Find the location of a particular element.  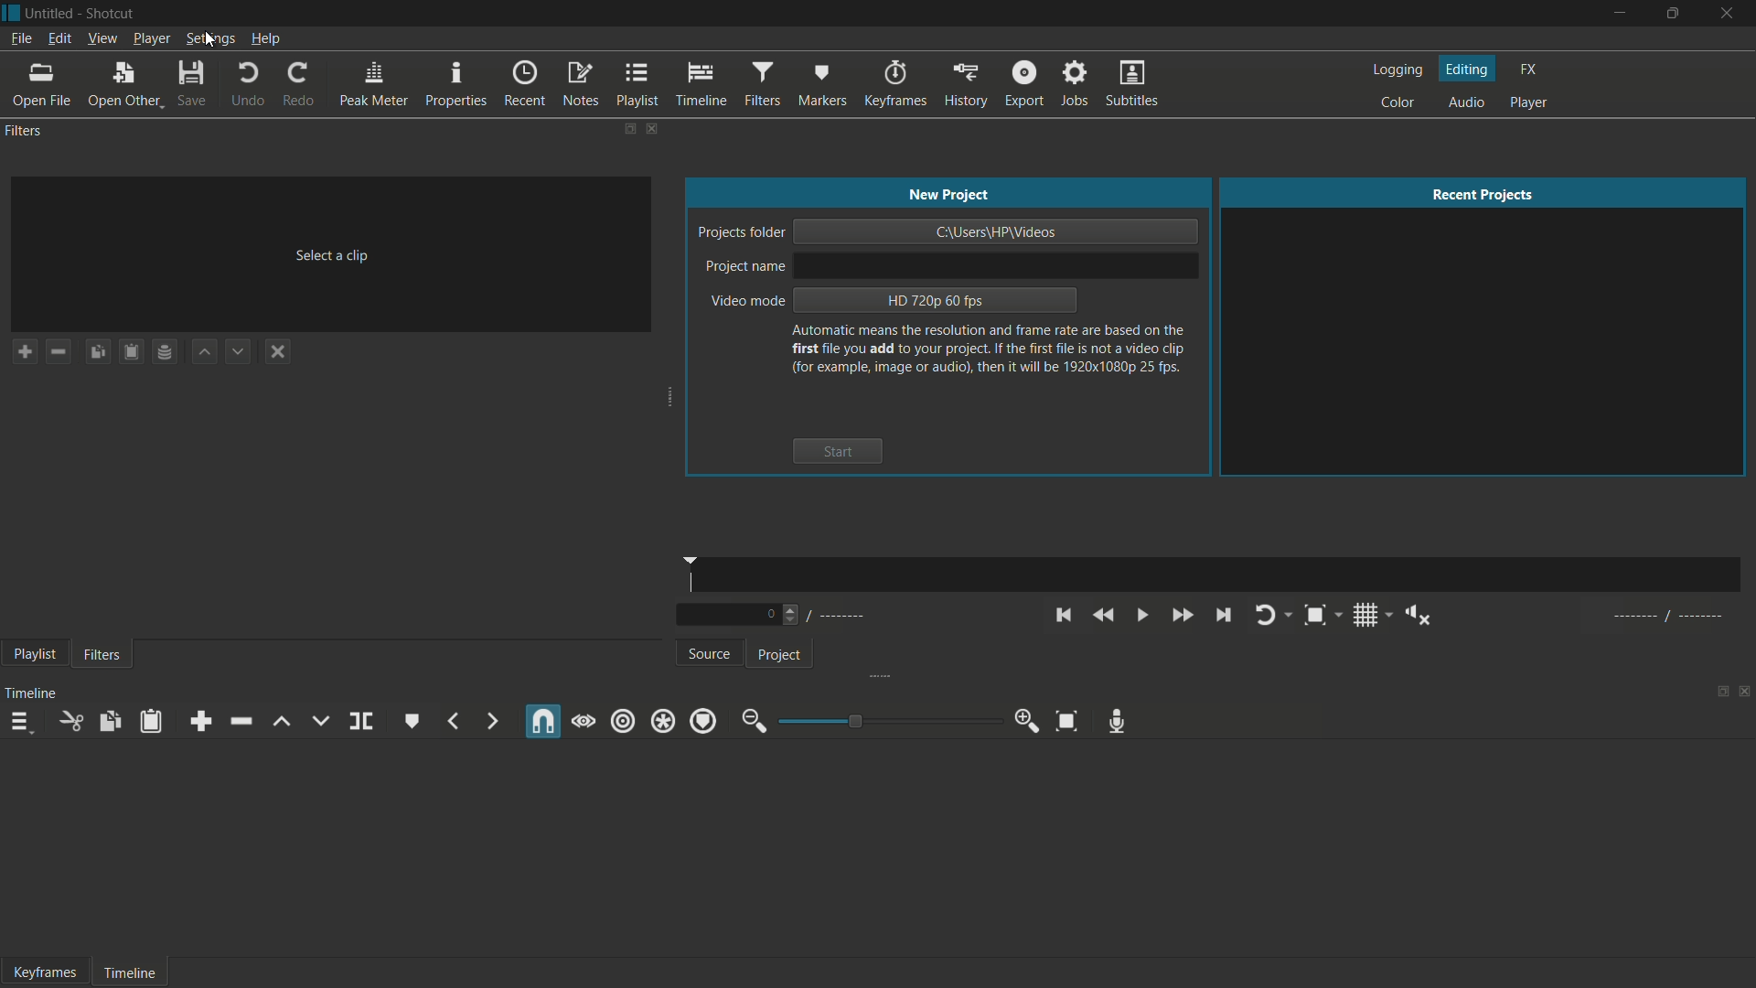

project name input bar is located at coordinates (995, 264).